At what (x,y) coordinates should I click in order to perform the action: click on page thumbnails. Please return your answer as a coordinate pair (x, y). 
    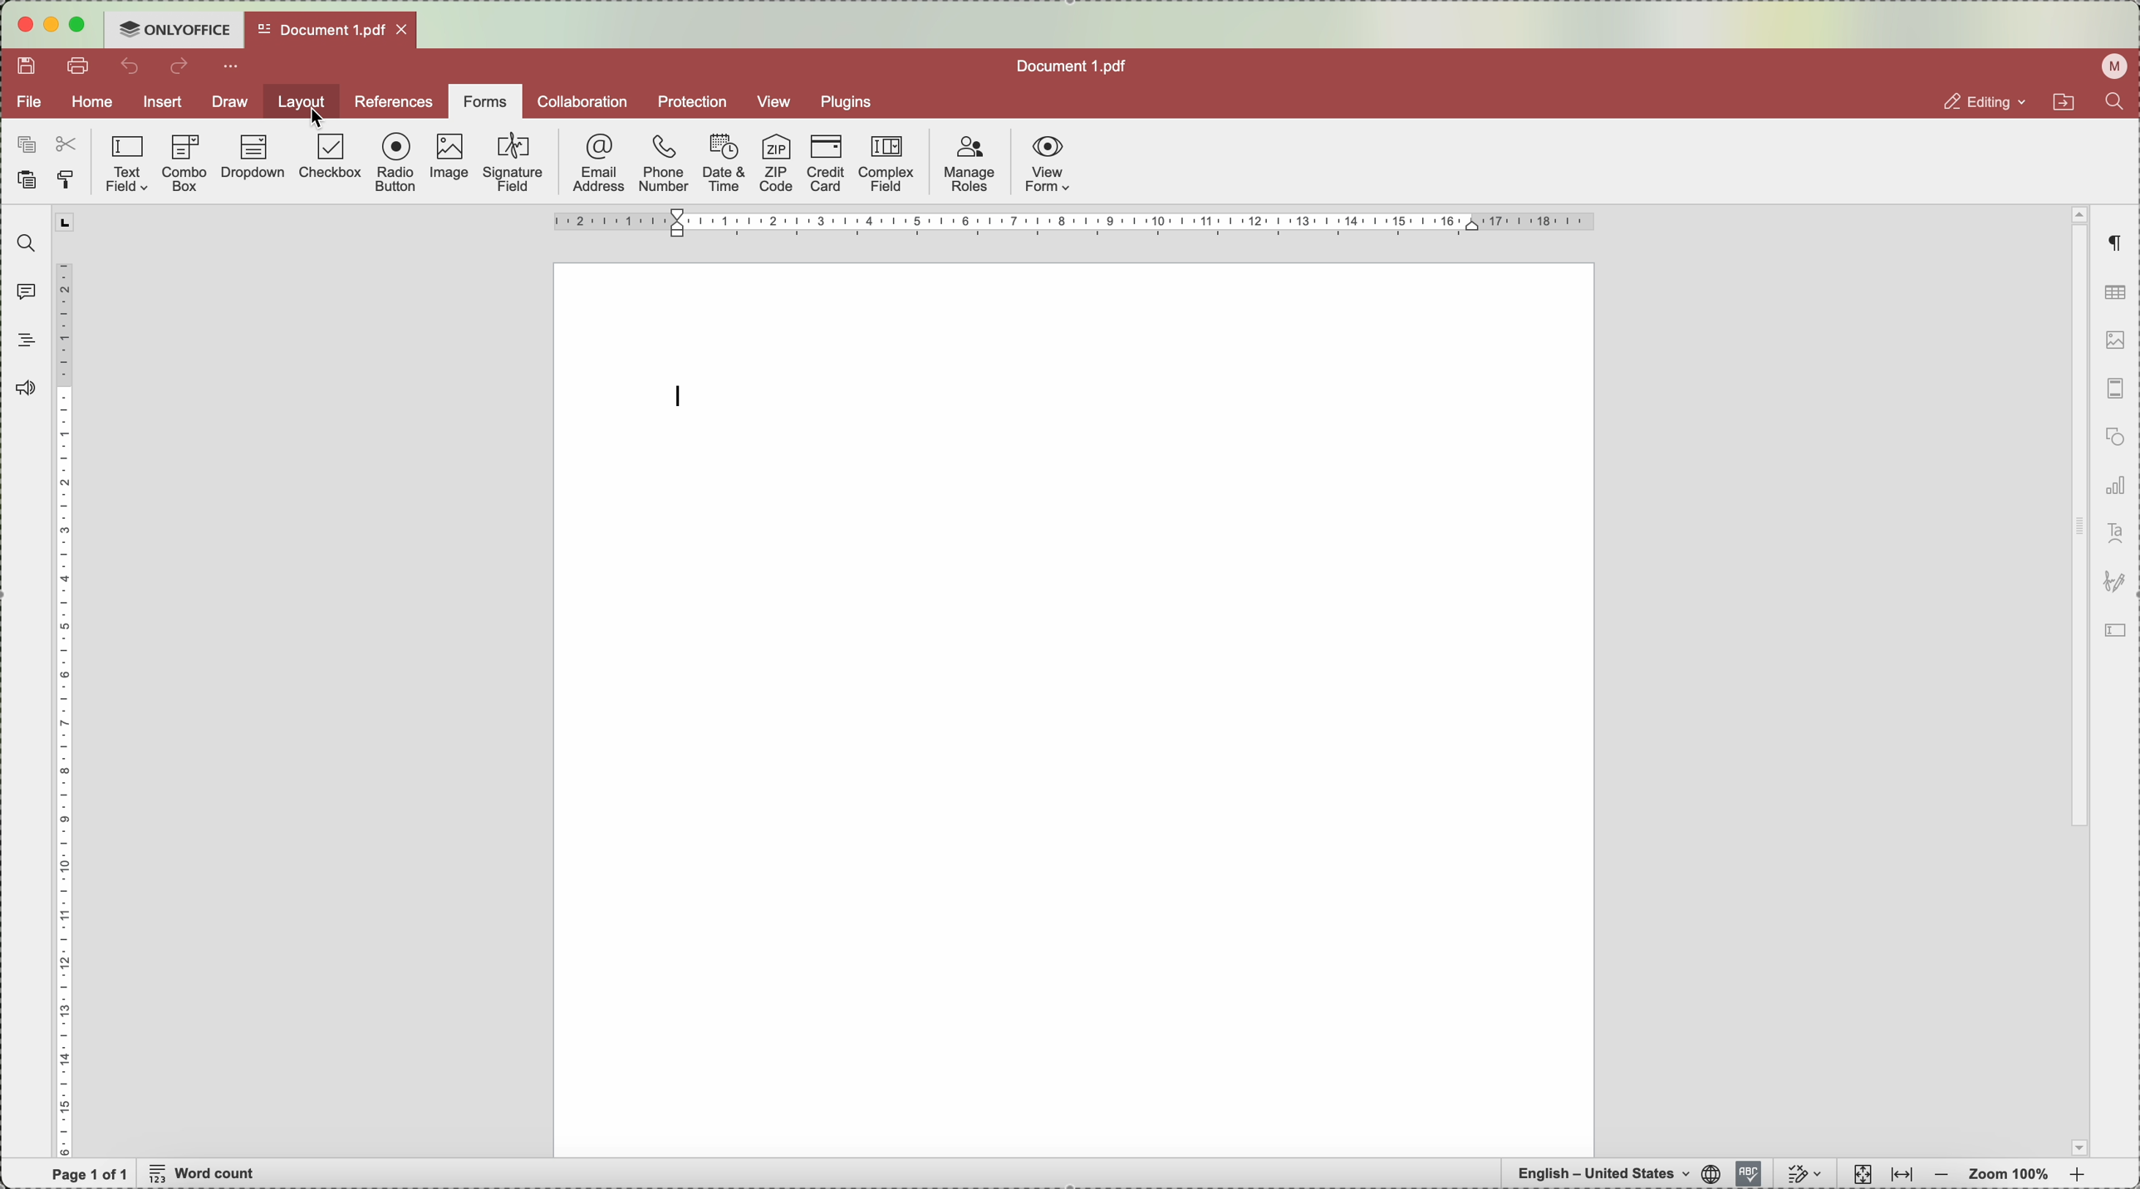
    Looking at the image, I should click on (2113, 393).